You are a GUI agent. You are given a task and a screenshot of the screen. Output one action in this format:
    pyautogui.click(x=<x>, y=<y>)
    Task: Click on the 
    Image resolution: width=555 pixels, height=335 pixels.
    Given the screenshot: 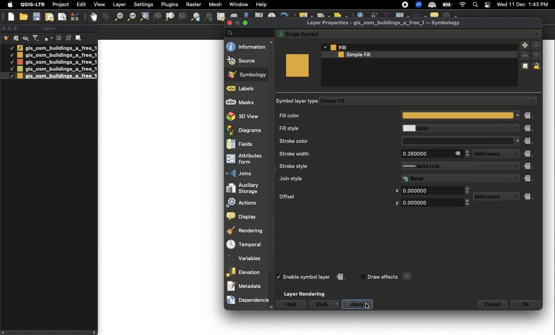 What is the action you would take?
    pyautogui.click(x=419, y=5)
    